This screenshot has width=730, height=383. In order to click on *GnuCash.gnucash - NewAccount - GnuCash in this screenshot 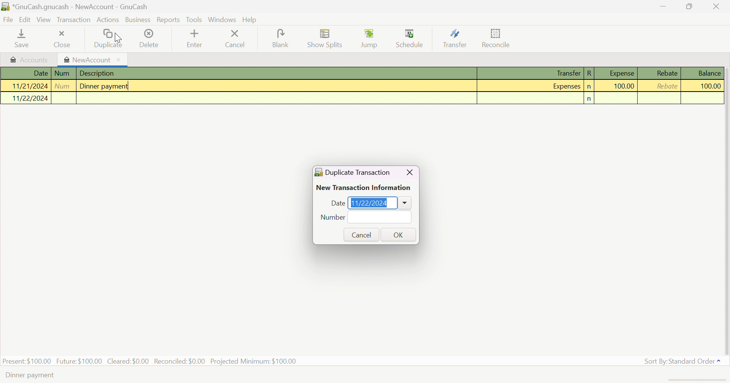, I will do `click(82, 7)`.